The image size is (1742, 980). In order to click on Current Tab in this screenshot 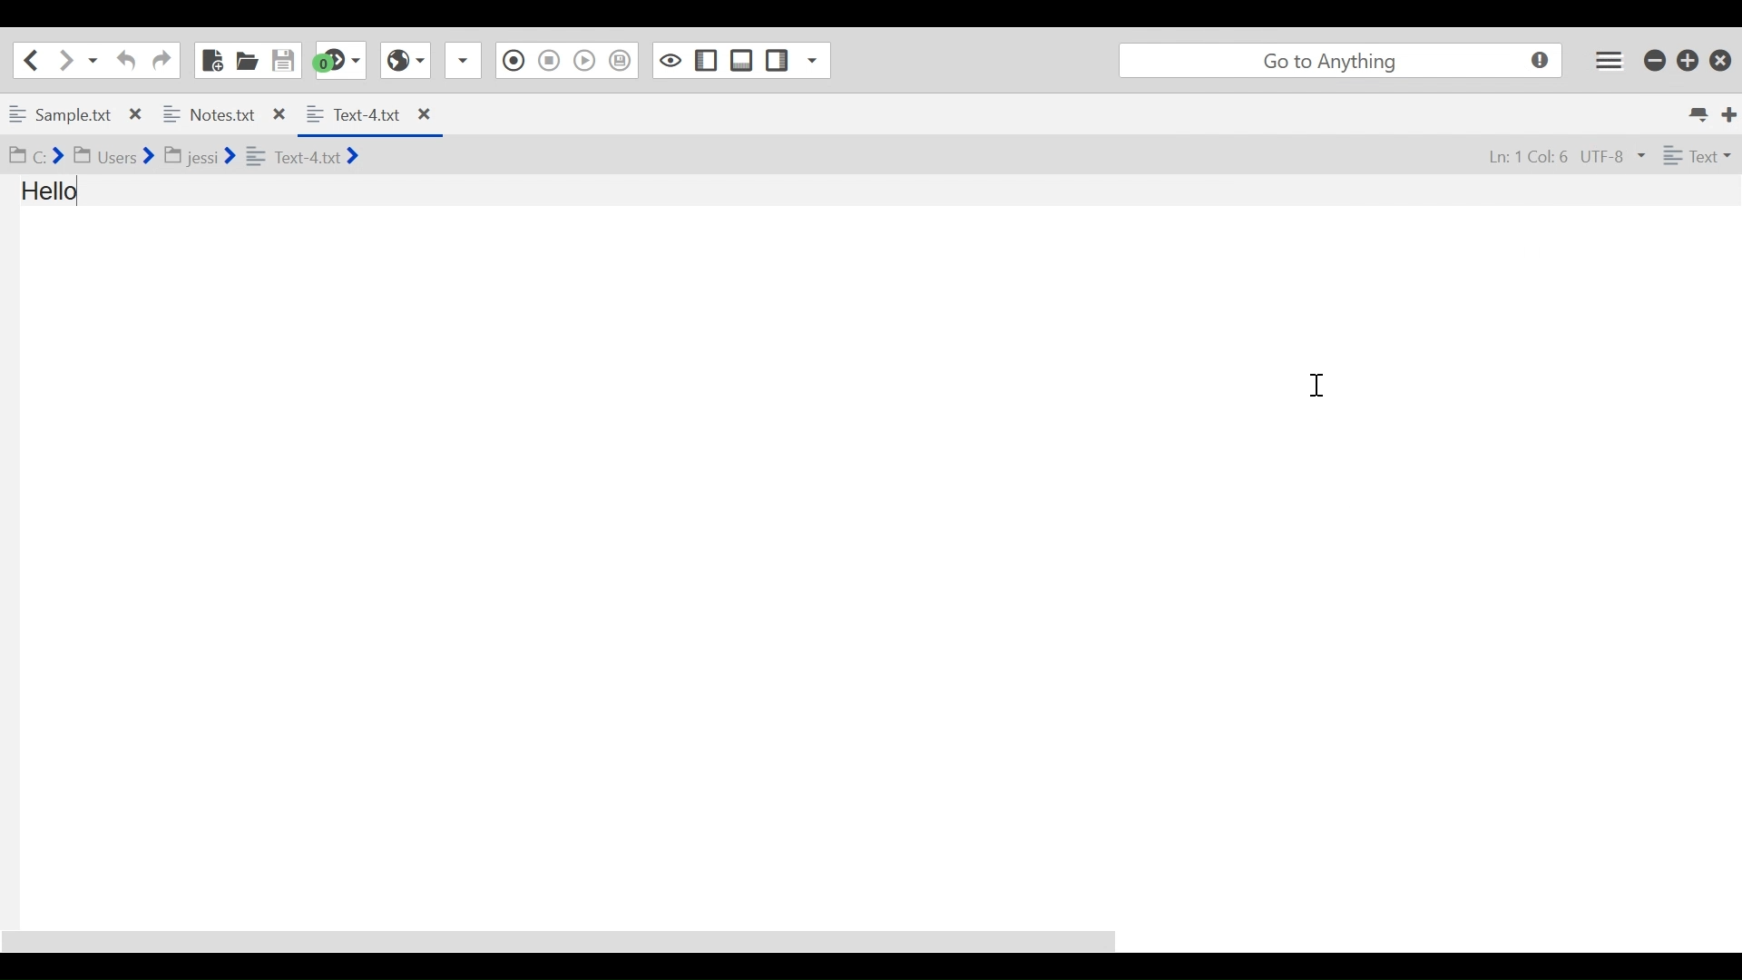, I will do `click(367, 115)`.